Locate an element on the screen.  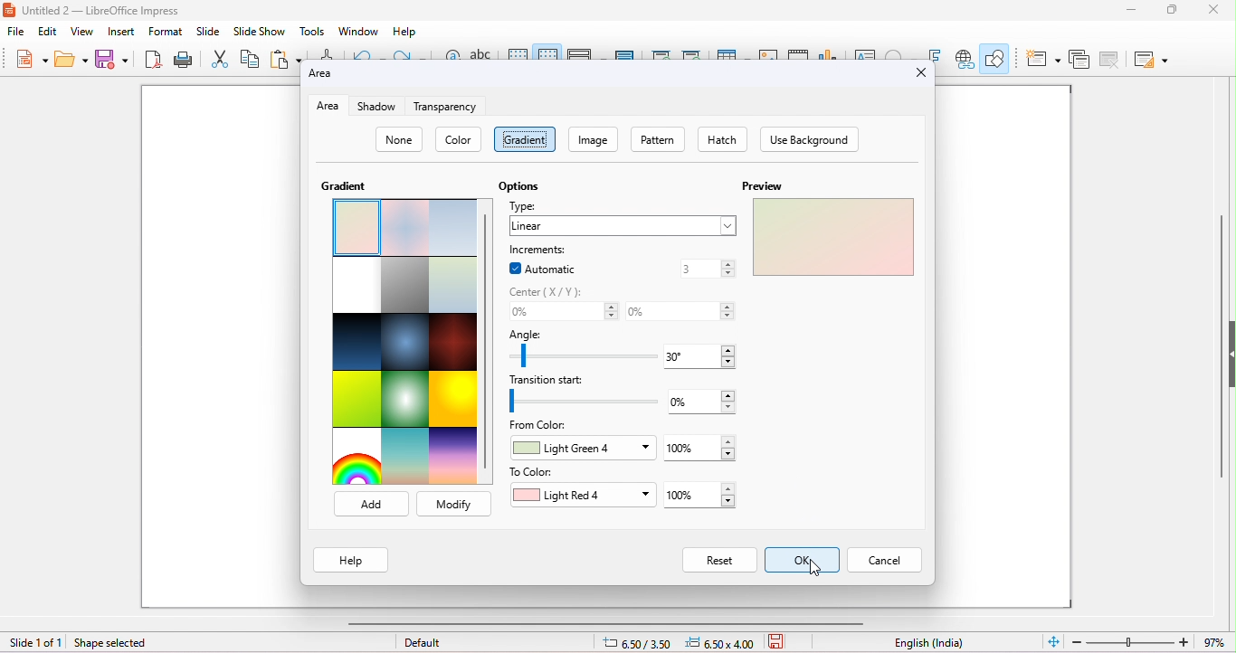
find and replace is located at coordinates (452, 53).